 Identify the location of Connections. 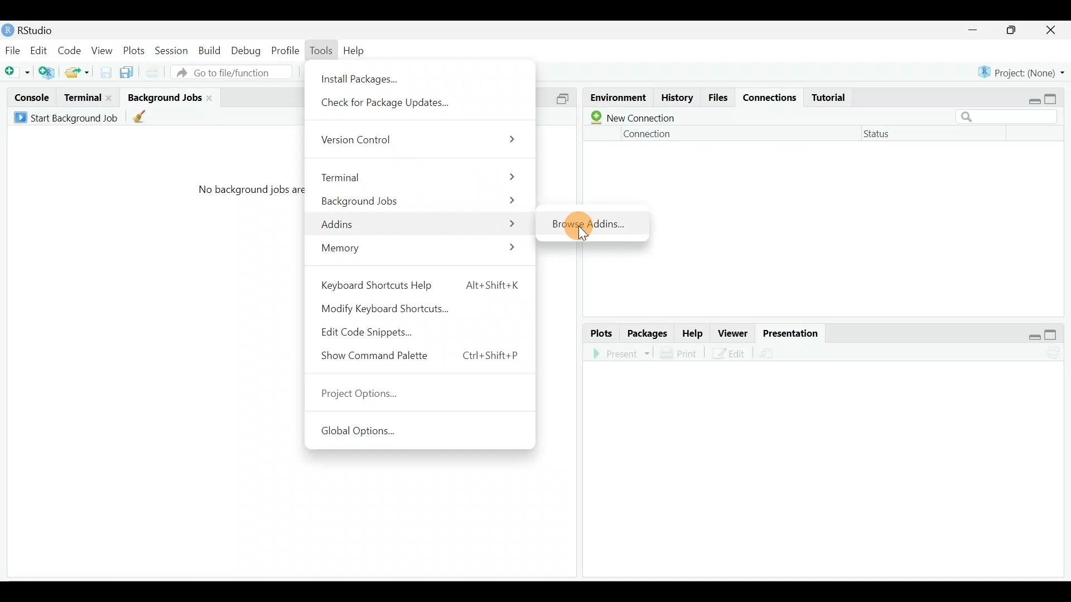
(770, 98).